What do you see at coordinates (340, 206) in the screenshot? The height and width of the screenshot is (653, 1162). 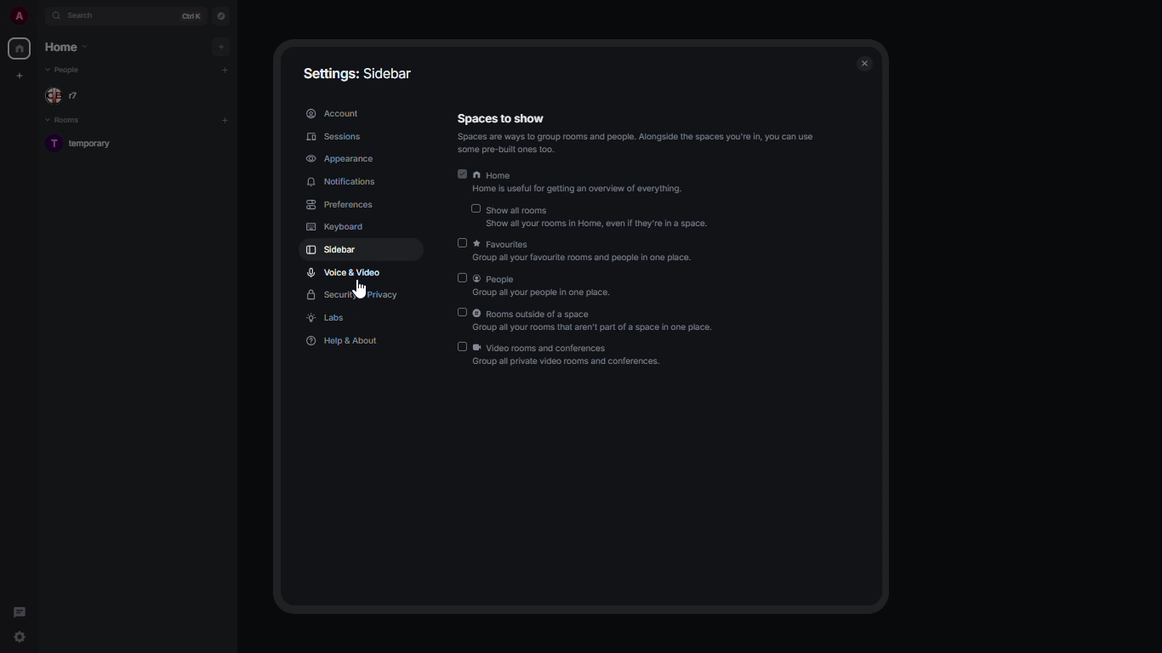 I see `preferences` at bounding box center [340, 206].